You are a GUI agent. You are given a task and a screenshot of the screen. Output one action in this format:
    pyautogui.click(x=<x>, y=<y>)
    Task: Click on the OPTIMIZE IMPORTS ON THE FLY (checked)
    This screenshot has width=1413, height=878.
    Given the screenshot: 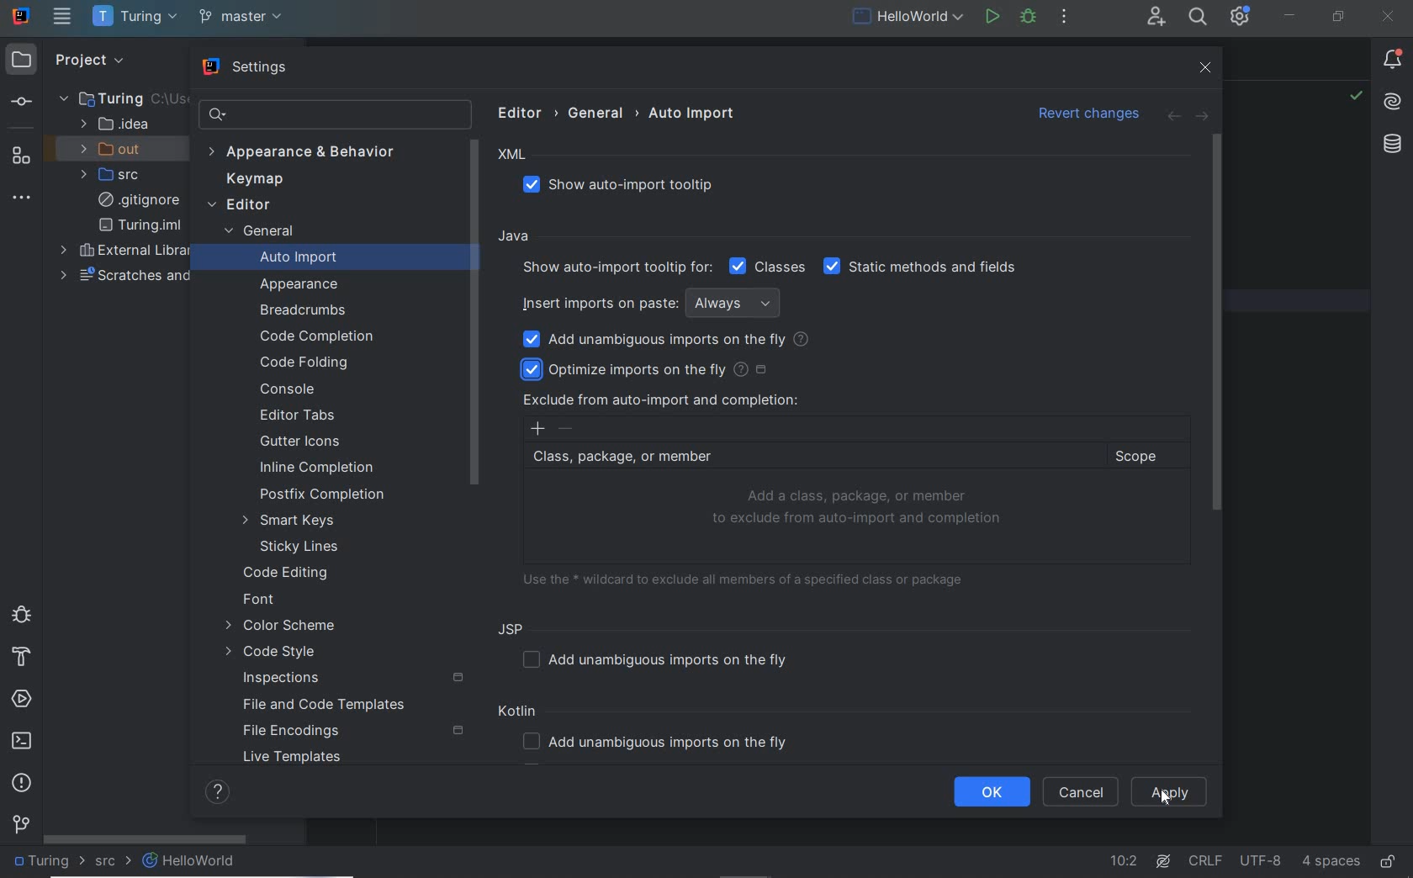 What is the action you would take?
    pyautogui.click(x=649, y=368)
    